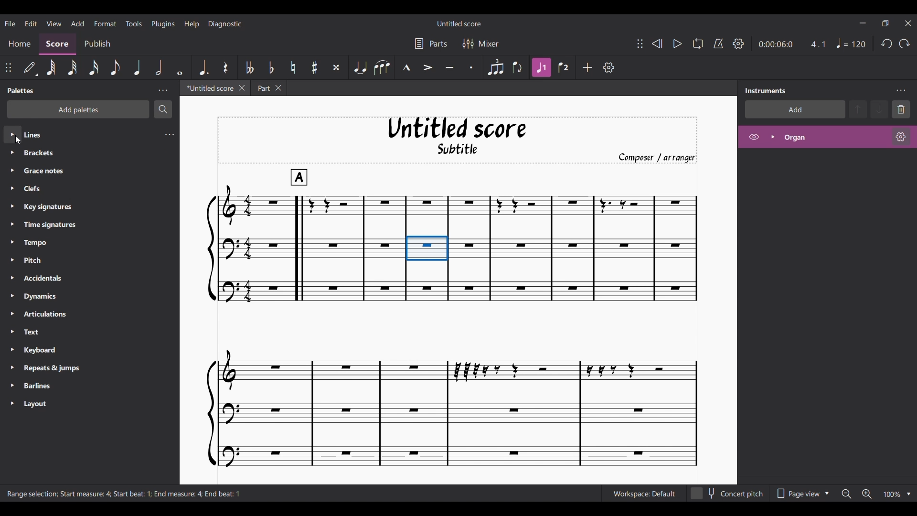 The width and height of the screenshot is (917, 516). Describe the element at coordinates (268, 88) in the screenshot. I see `Earlier tab` at that location.